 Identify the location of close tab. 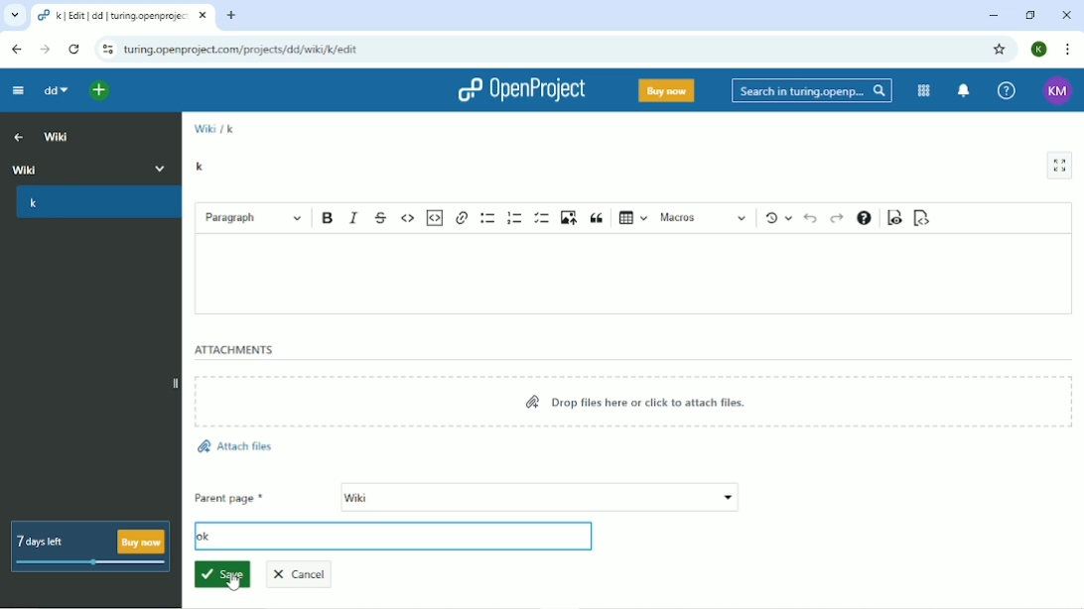
(204, 18).